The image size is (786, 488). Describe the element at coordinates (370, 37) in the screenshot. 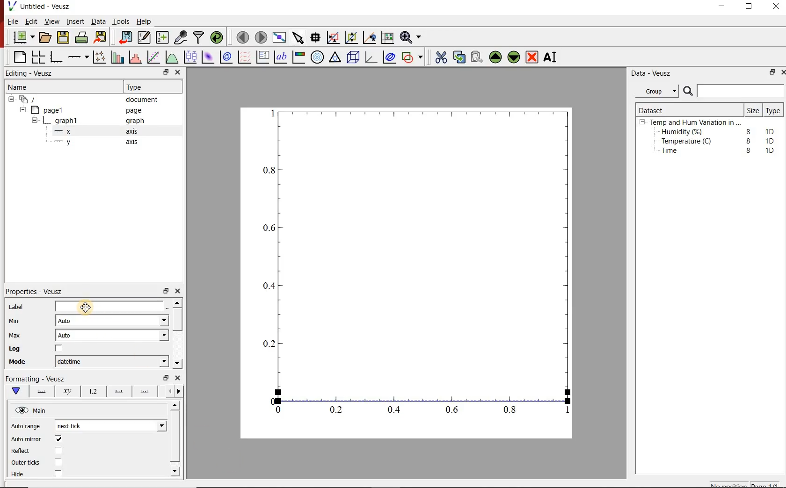

I see `click to recenter graph axes` at that location.